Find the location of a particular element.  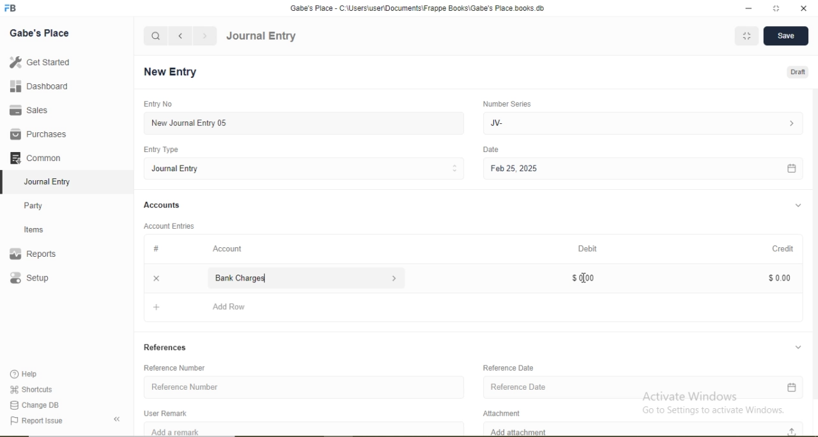

collapse/expand is located at coordinates (798, 346).